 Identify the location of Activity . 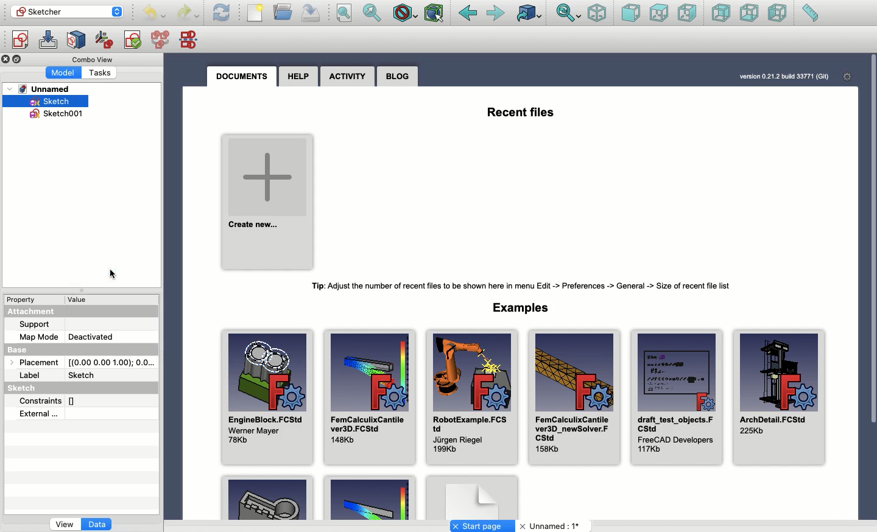
(347, 77).